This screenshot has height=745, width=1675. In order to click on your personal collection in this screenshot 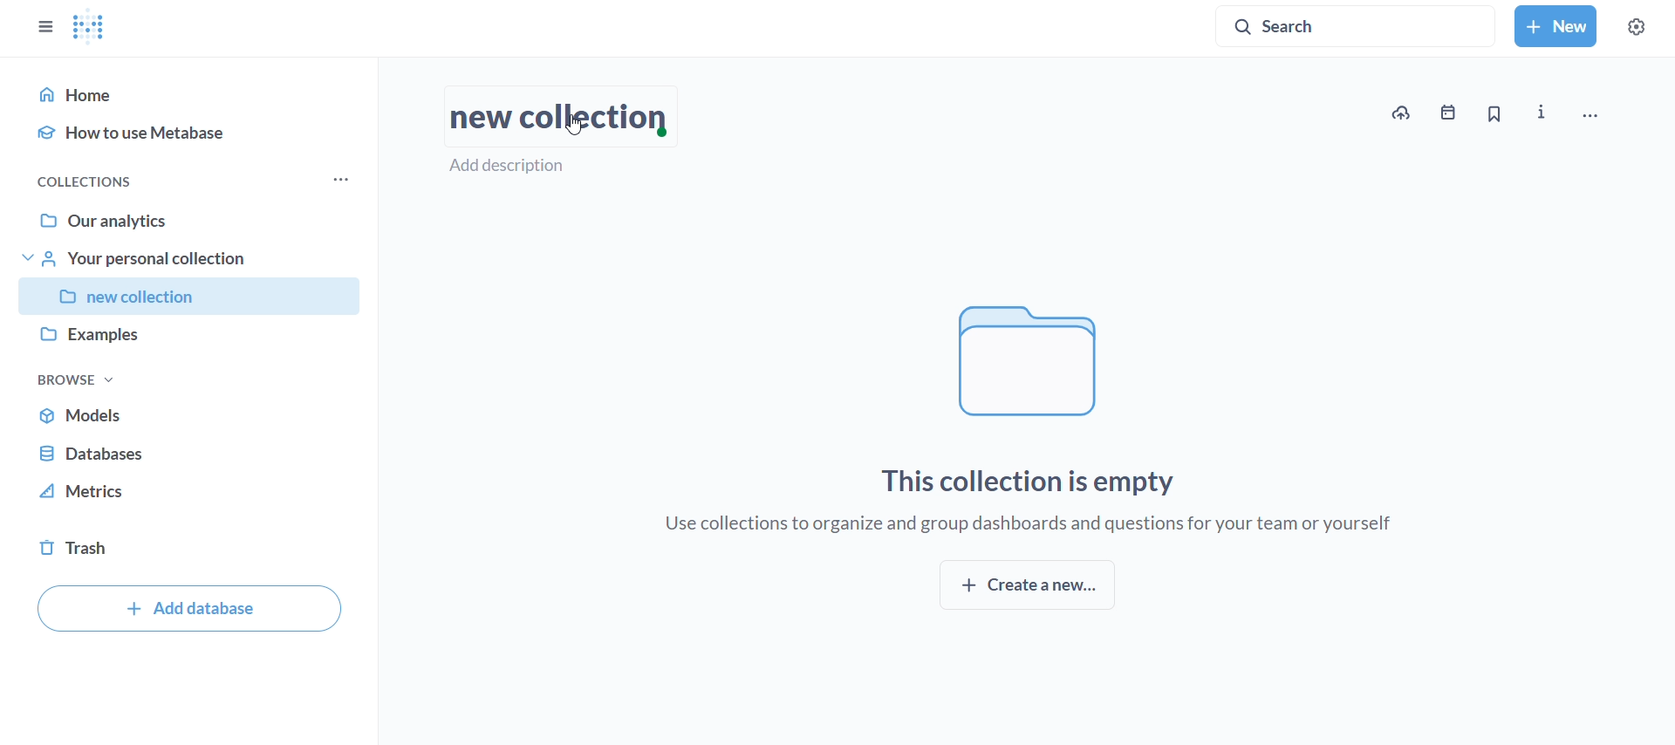, I will do `click(194, 258)`.